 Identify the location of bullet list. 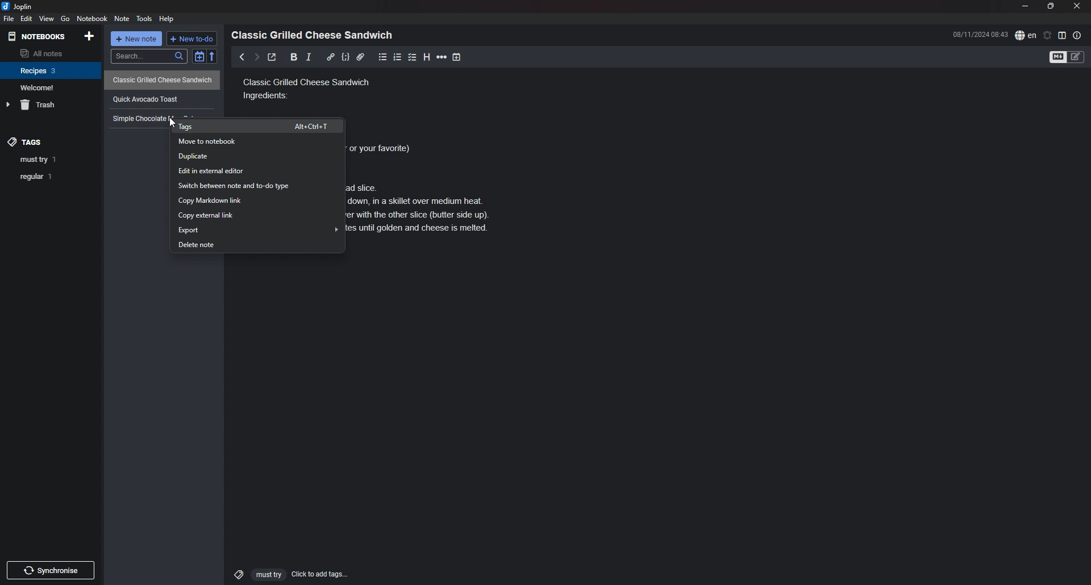
(383, 57).